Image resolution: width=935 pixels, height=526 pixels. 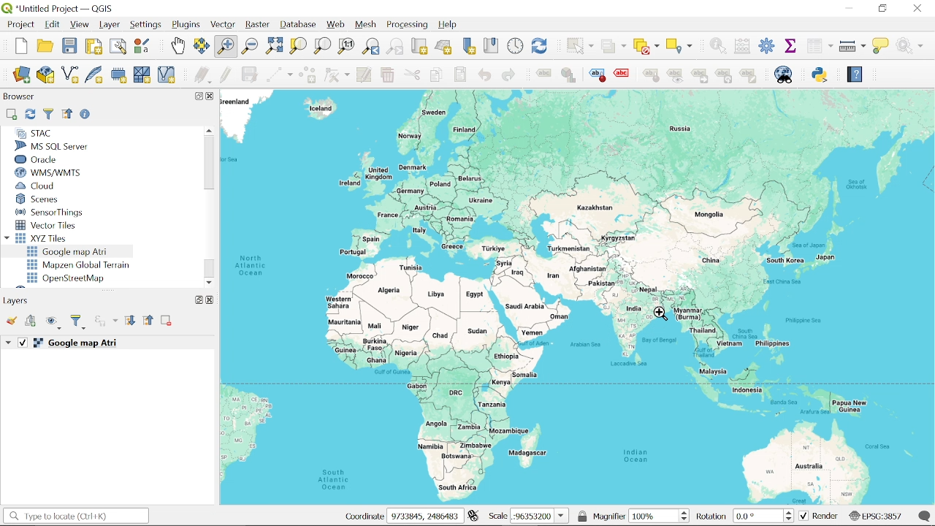 I want to click on Google map Atri, so click(x=70, y=251).